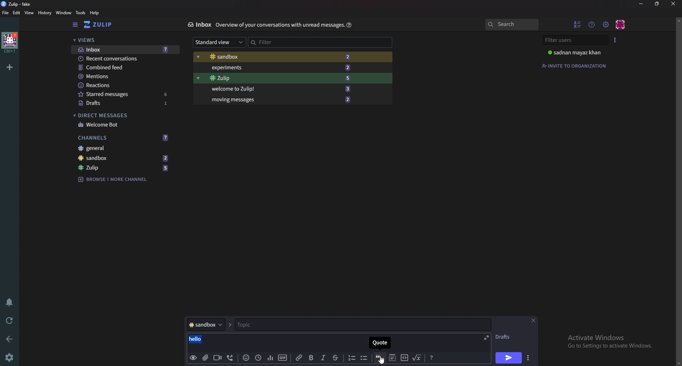  I want to click on send options, so click(530, 358).